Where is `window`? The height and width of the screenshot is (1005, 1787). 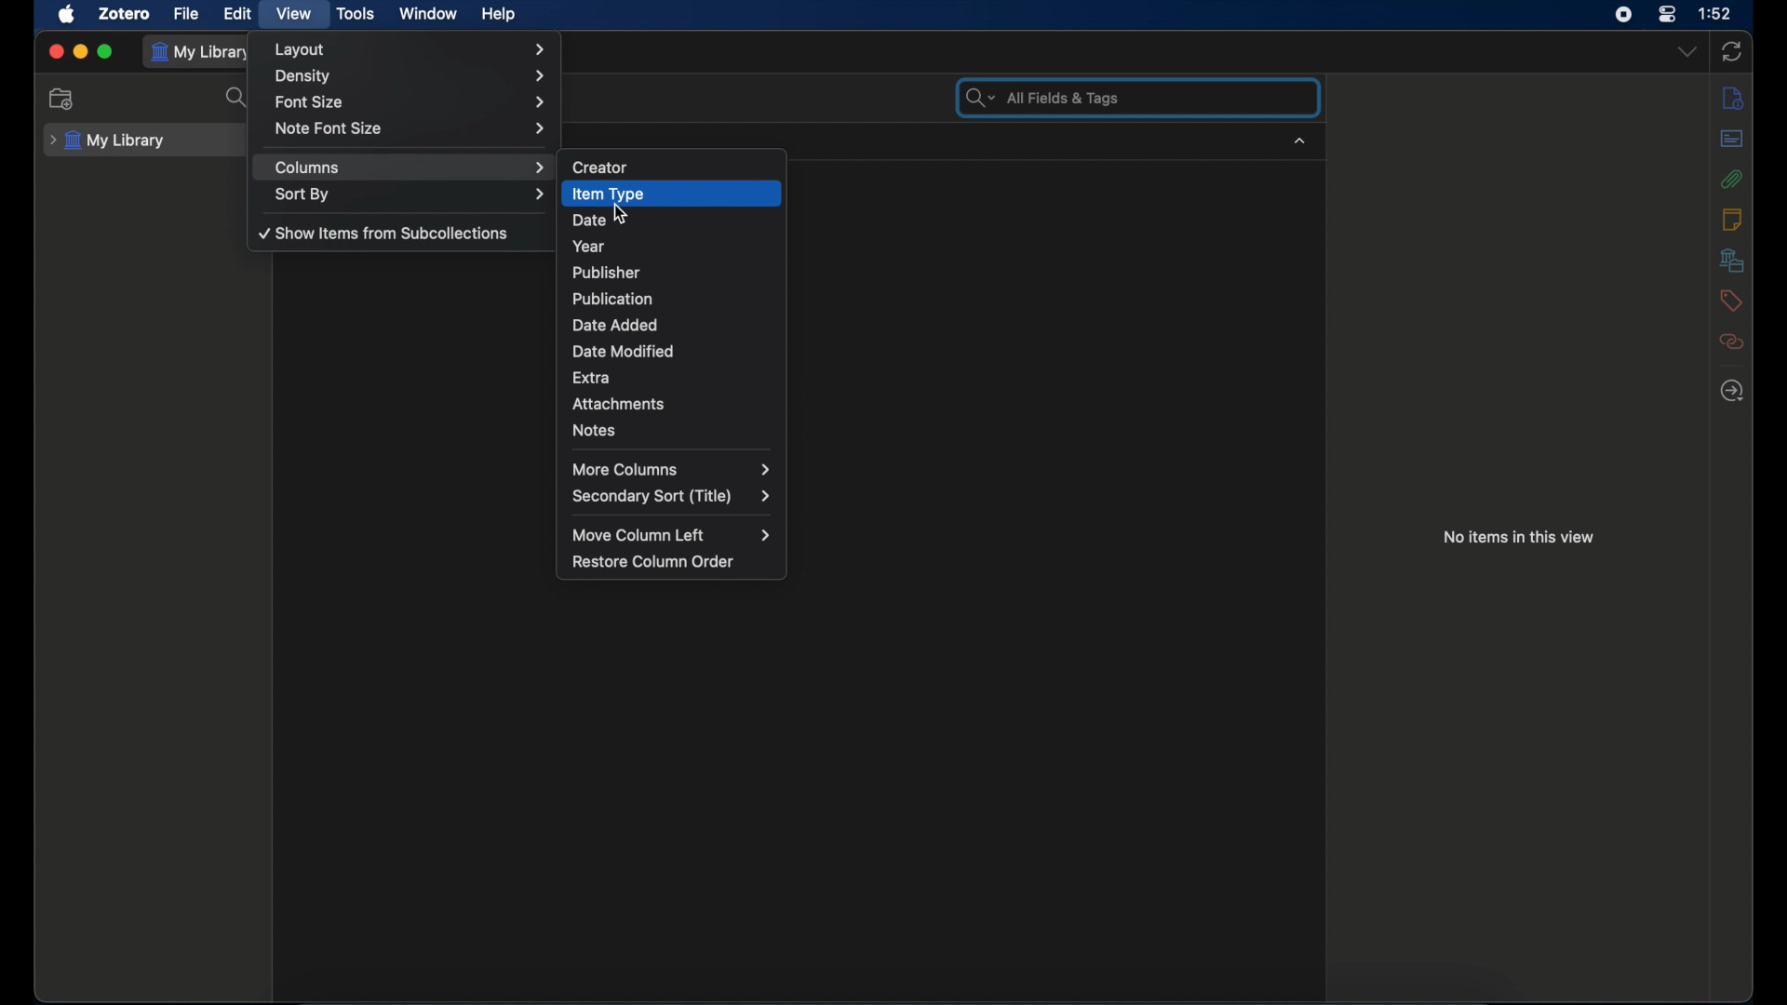
window is located at coordinates (430, 15).